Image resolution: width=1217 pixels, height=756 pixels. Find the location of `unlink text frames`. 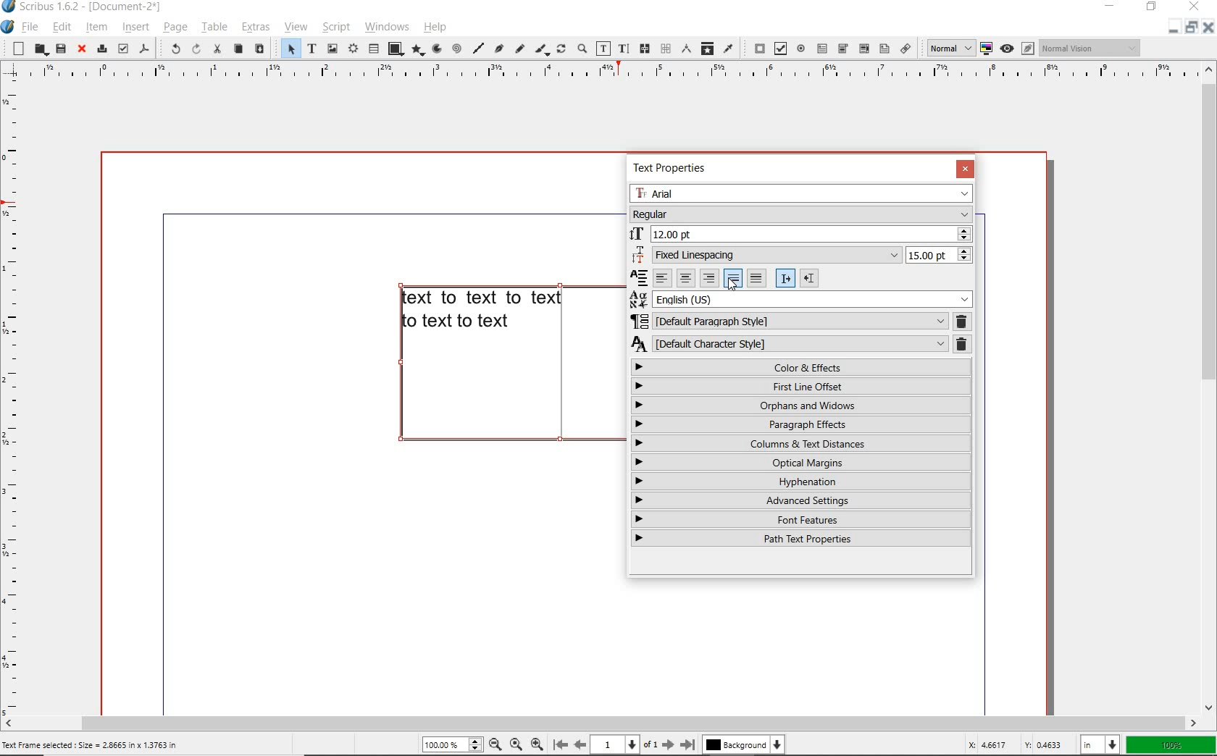

unlink text frames is located at coordinates (665, 49).